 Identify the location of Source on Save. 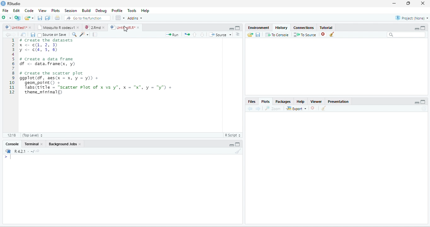
(52, 35).